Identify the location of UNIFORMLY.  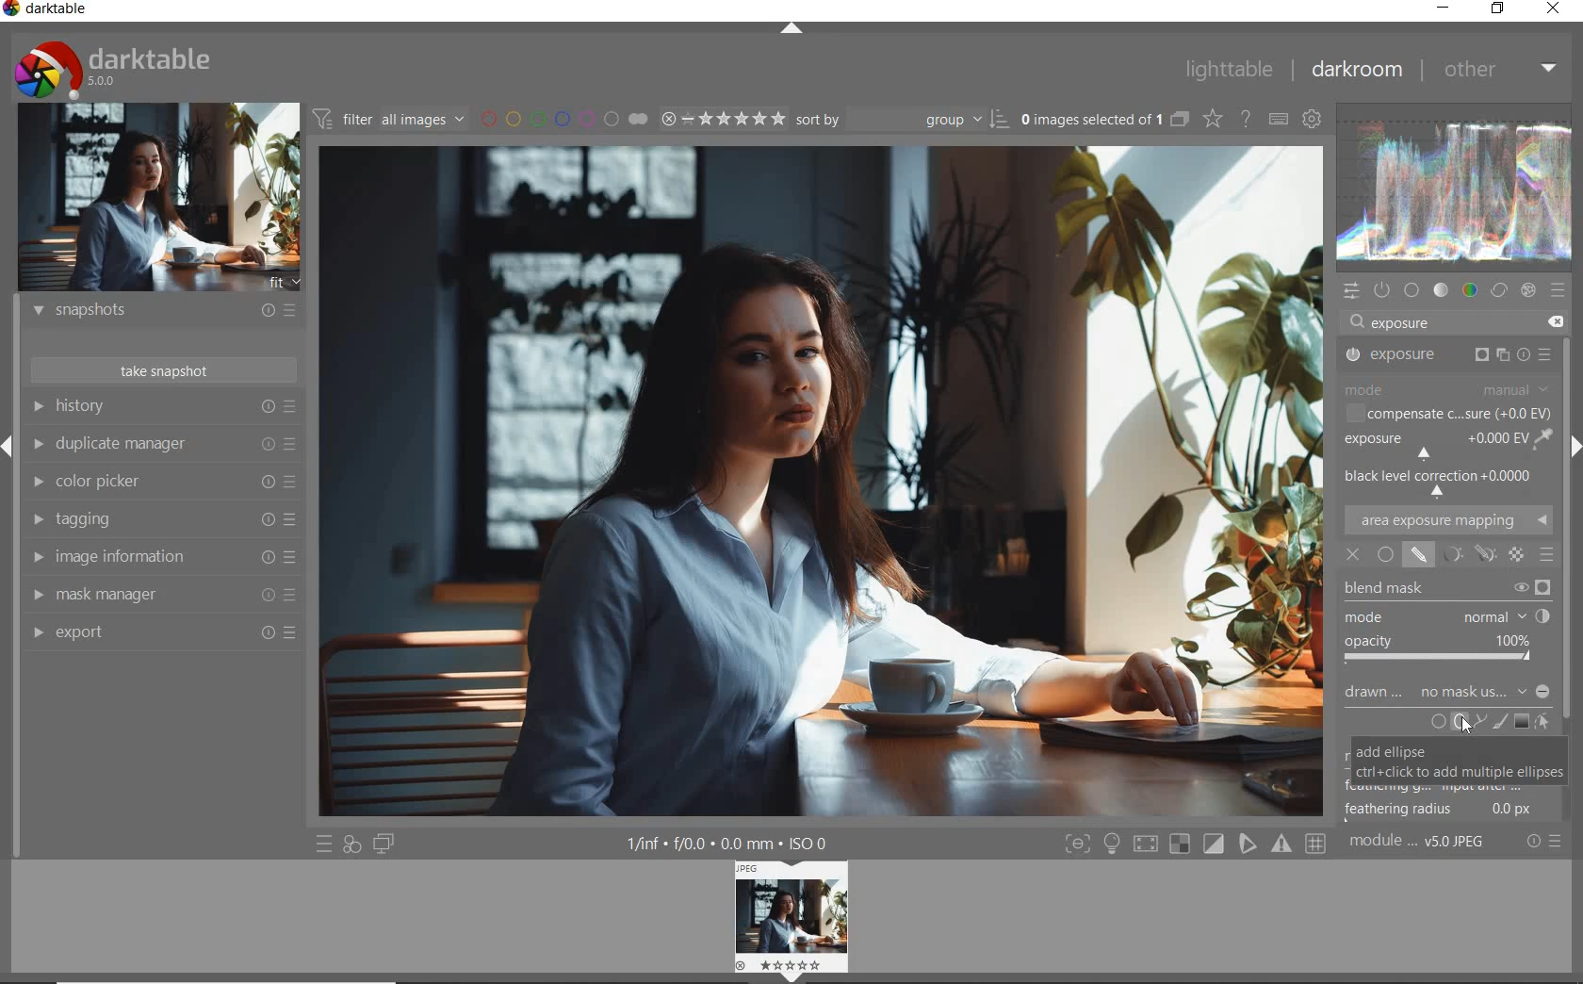
(1386, 554).